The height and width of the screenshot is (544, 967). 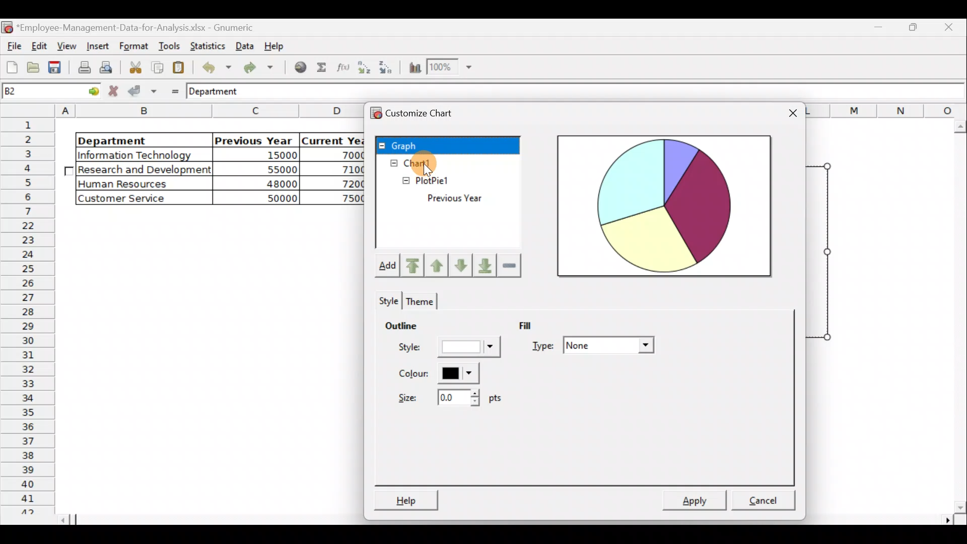 What do you see at coordinates (135, 66) in the screenshot?
I see `Cut the selection` at bounding box center [135, 66].